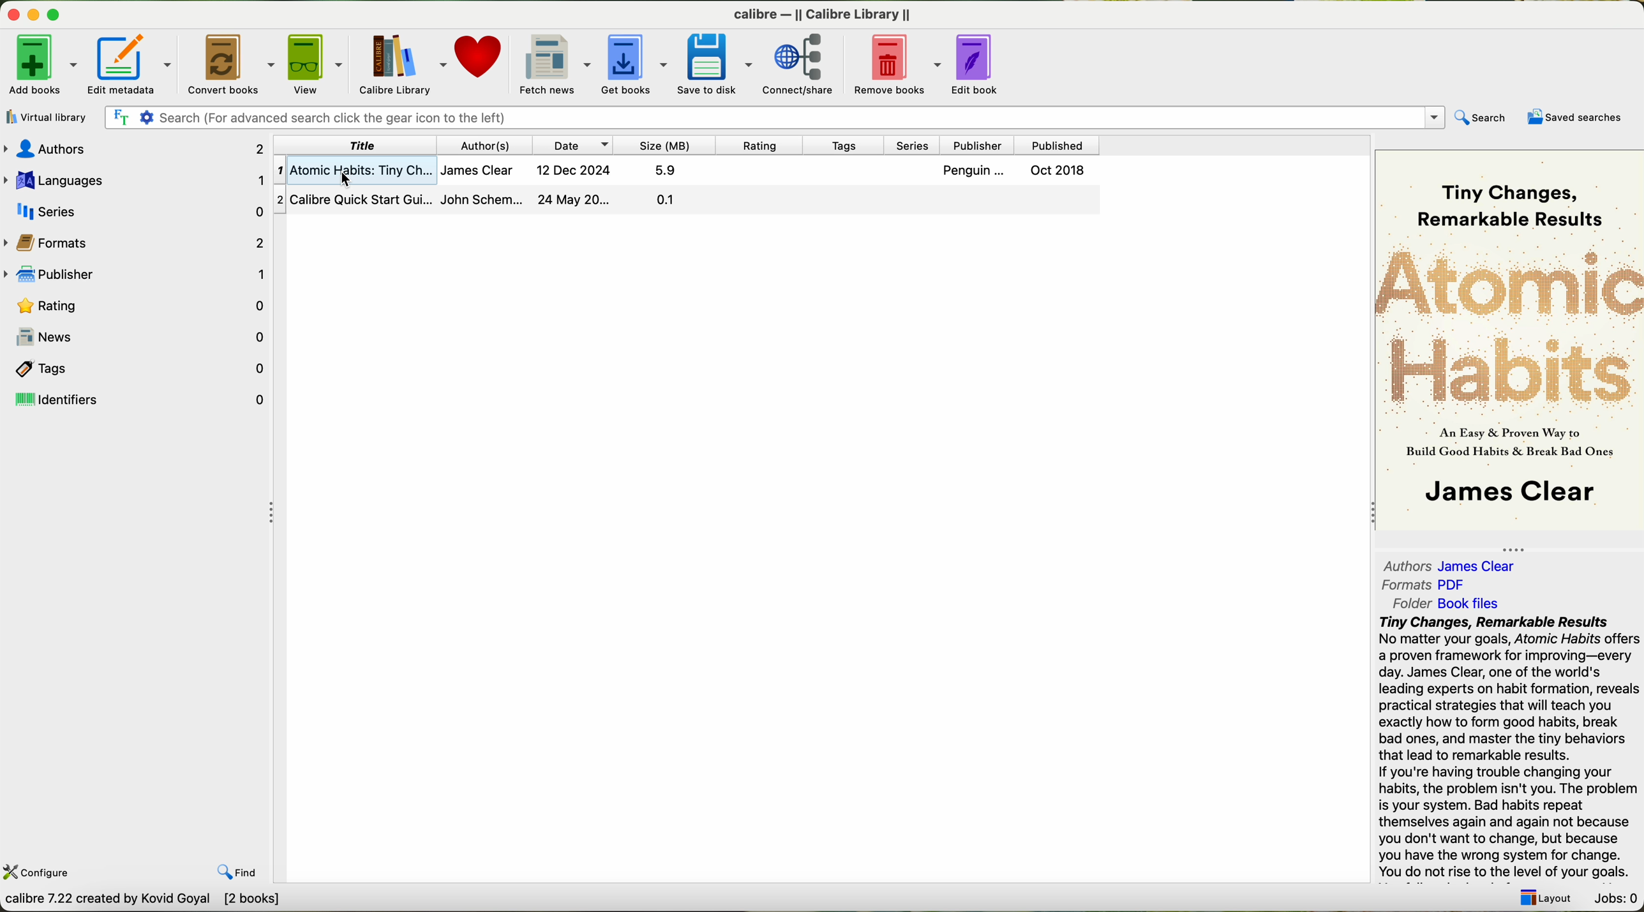 The image size is (1644, 912). What do you see at coordinates (1545, 898) in the screenshot?
I see `layout` at bounding box center [1545, 898].